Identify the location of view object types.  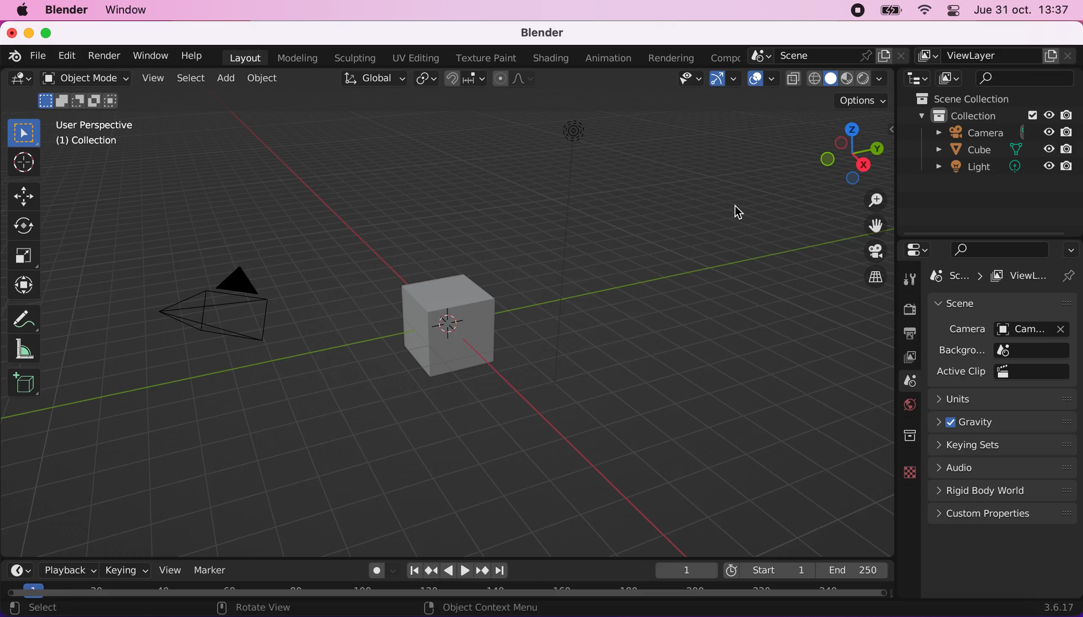
(689, 81).